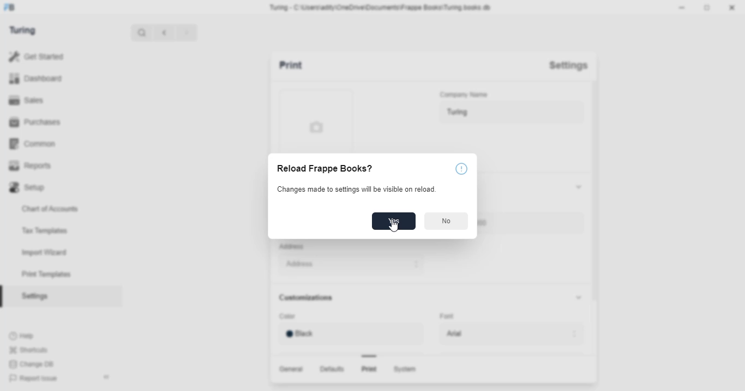  What do you see at coordinates (333, 370) in the screenshot?
I see `Defaults` at bounding box center [333, 370].